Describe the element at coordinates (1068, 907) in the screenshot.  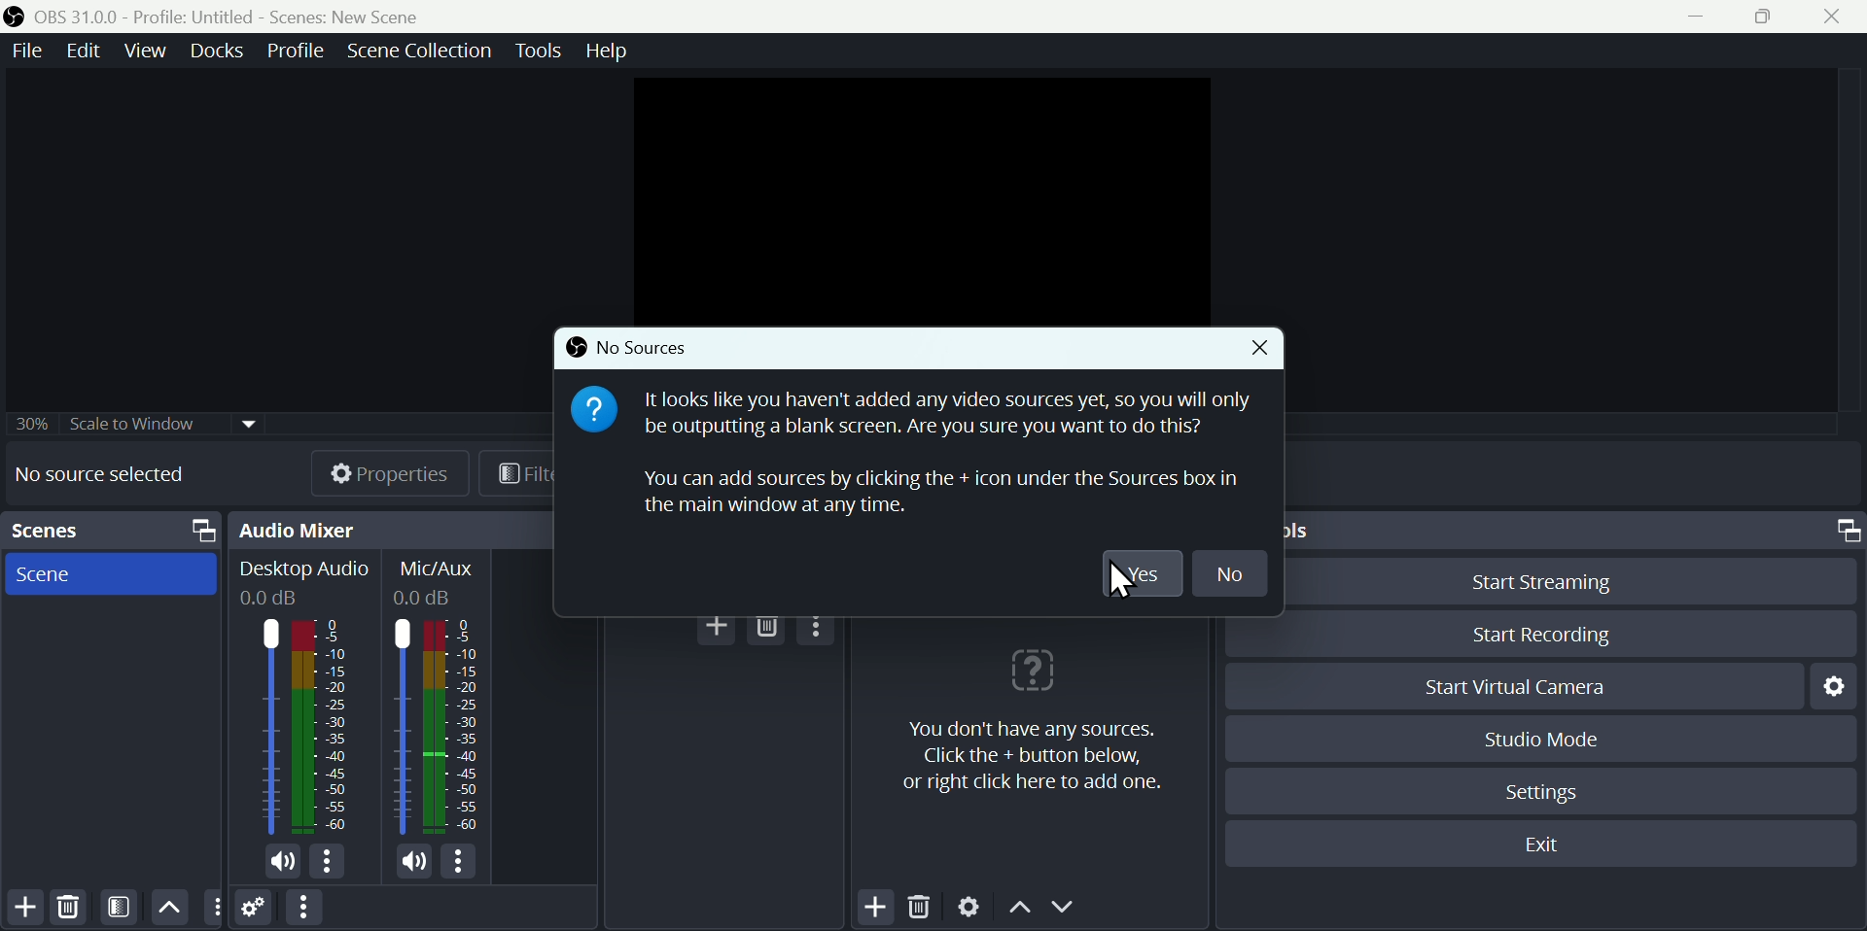
I see `down` at that location.